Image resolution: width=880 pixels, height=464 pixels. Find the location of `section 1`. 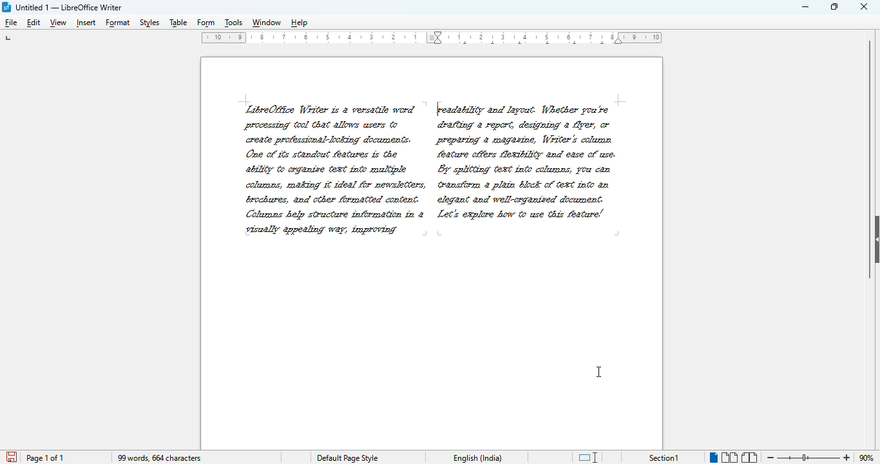

section 1 is located at coordinates (664, 458).